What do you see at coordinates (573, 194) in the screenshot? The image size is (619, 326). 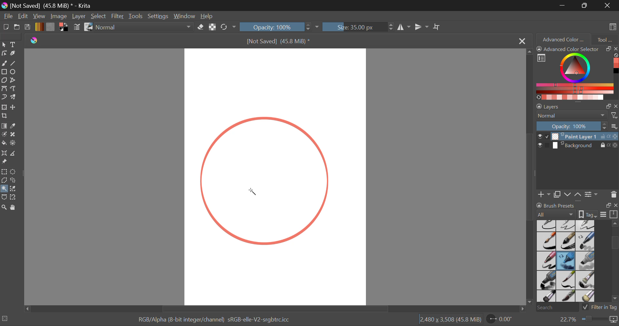 I see `Move Layers` at bounding box center [573, 194].